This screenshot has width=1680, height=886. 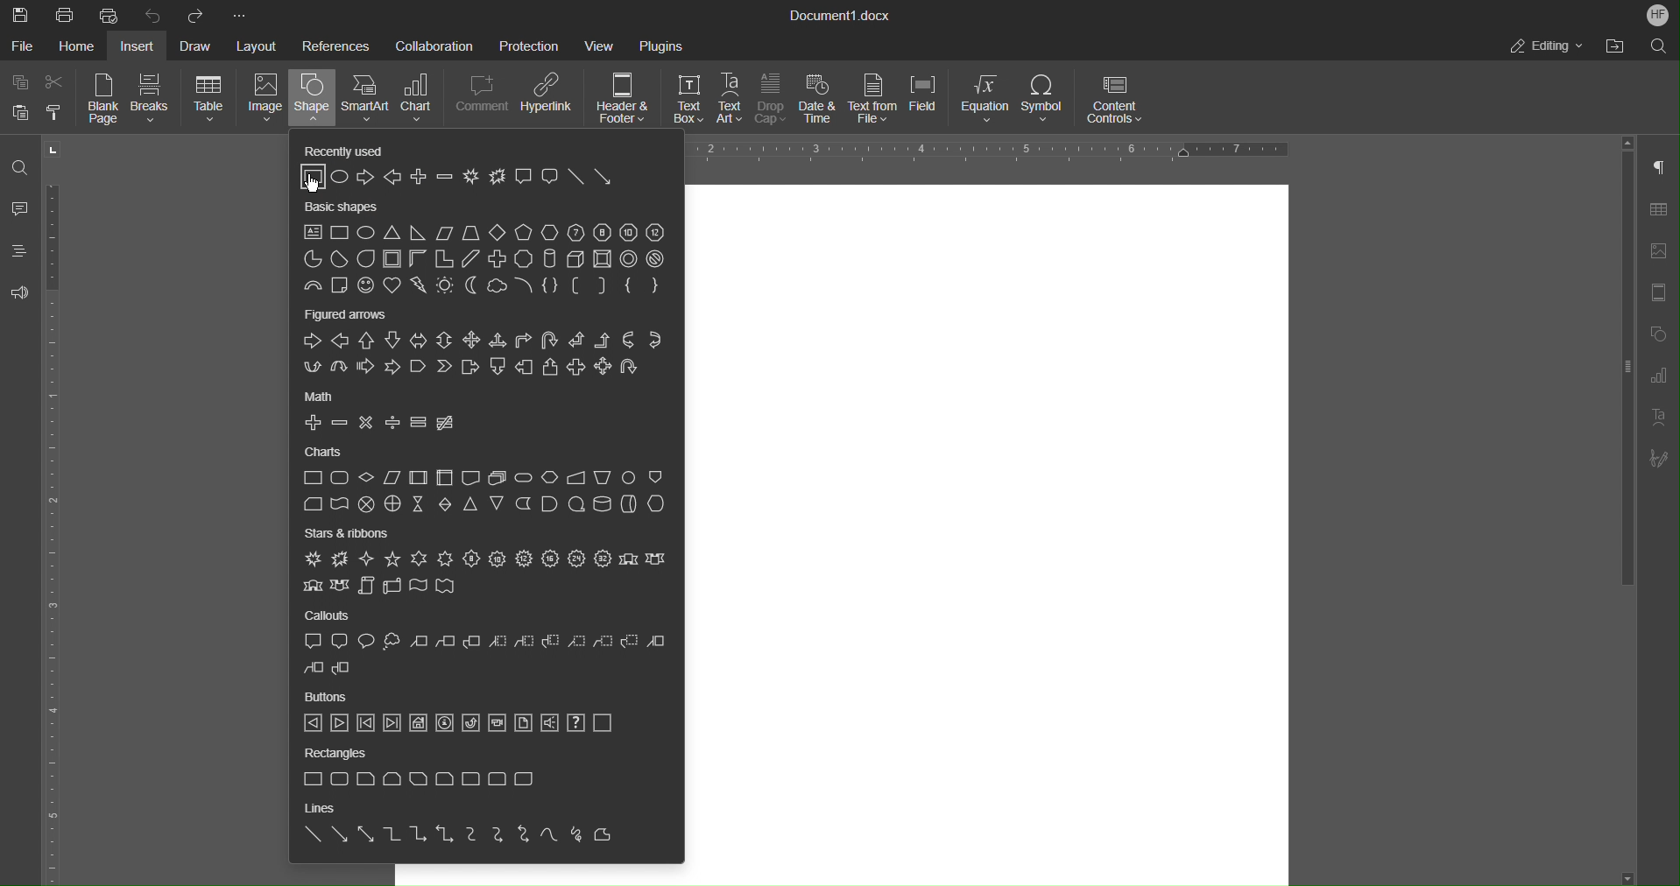 I want to click on curosr, so click(x=317, y=182).